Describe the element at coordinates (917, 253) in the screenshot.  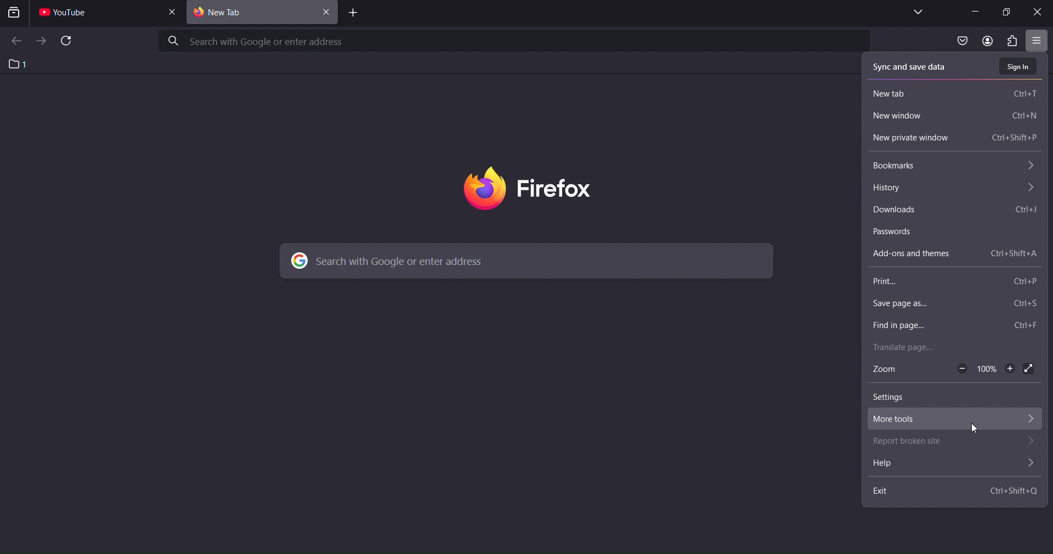
I see `add ons and themes` at that location.